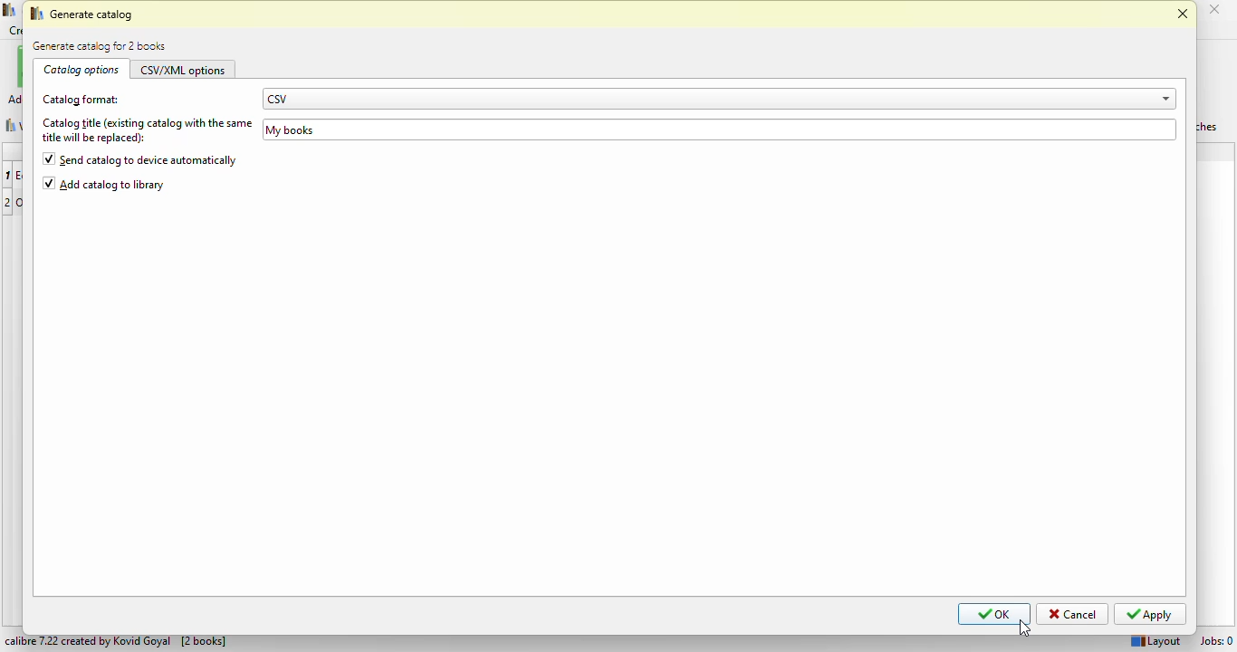 This screenshot has height=652, width=1237. What do you see at coordinates (1073, 614) in the screenshot?
I see `cancel` at bounding box center [1073, 614].